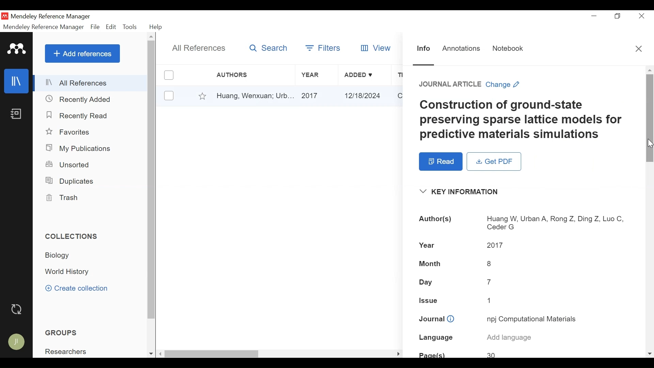 The height and width of the screenshot is (368, 654). Describe the element at coordinates (203, 95) in the screenshot. I see `Favorites` at that location.